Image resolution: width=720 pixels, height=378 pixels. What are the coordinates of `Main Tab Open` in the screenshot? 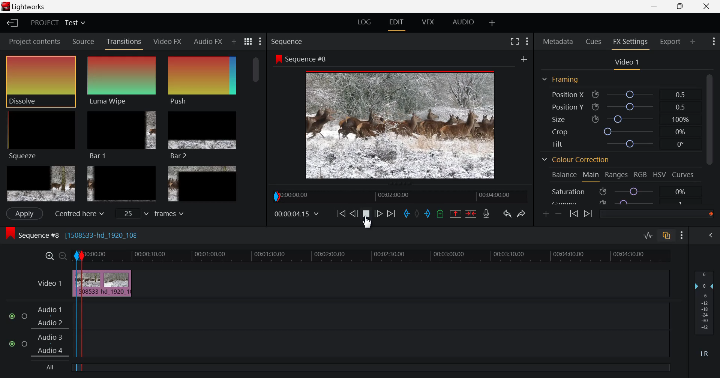 It's located at (591, 175).